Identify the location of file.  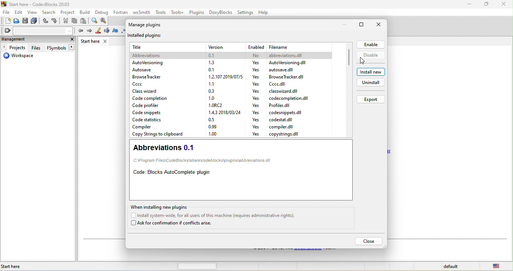
(290, 62).